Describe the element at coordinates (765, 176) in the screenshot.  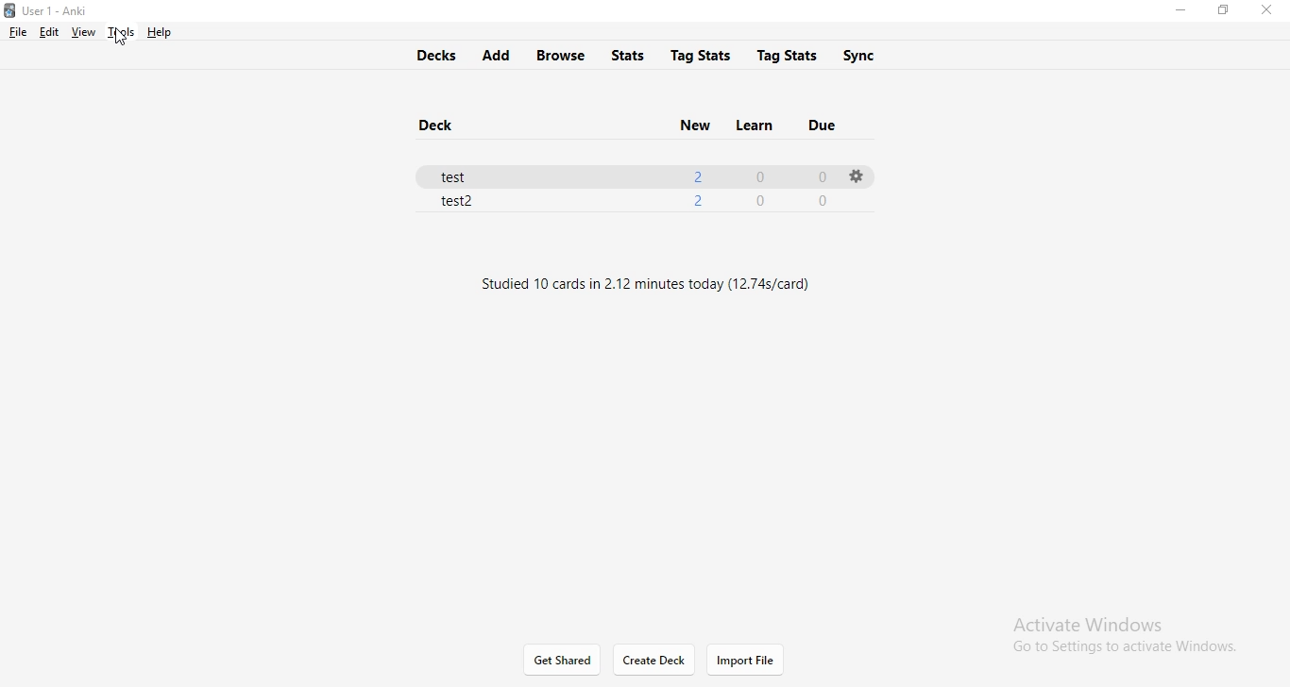
I see `0` at that location.